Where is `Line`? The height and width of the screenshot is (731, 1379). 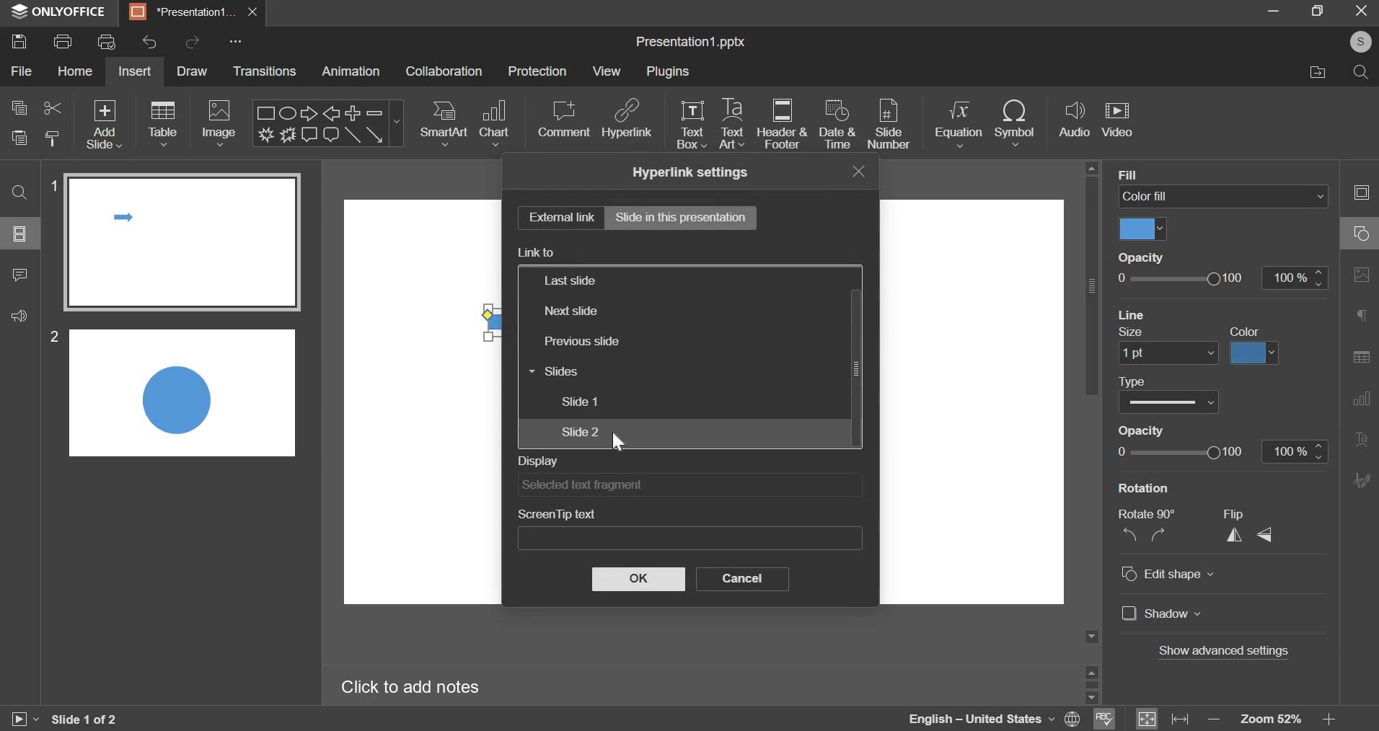 Line is located at coordinates (1133, 315).